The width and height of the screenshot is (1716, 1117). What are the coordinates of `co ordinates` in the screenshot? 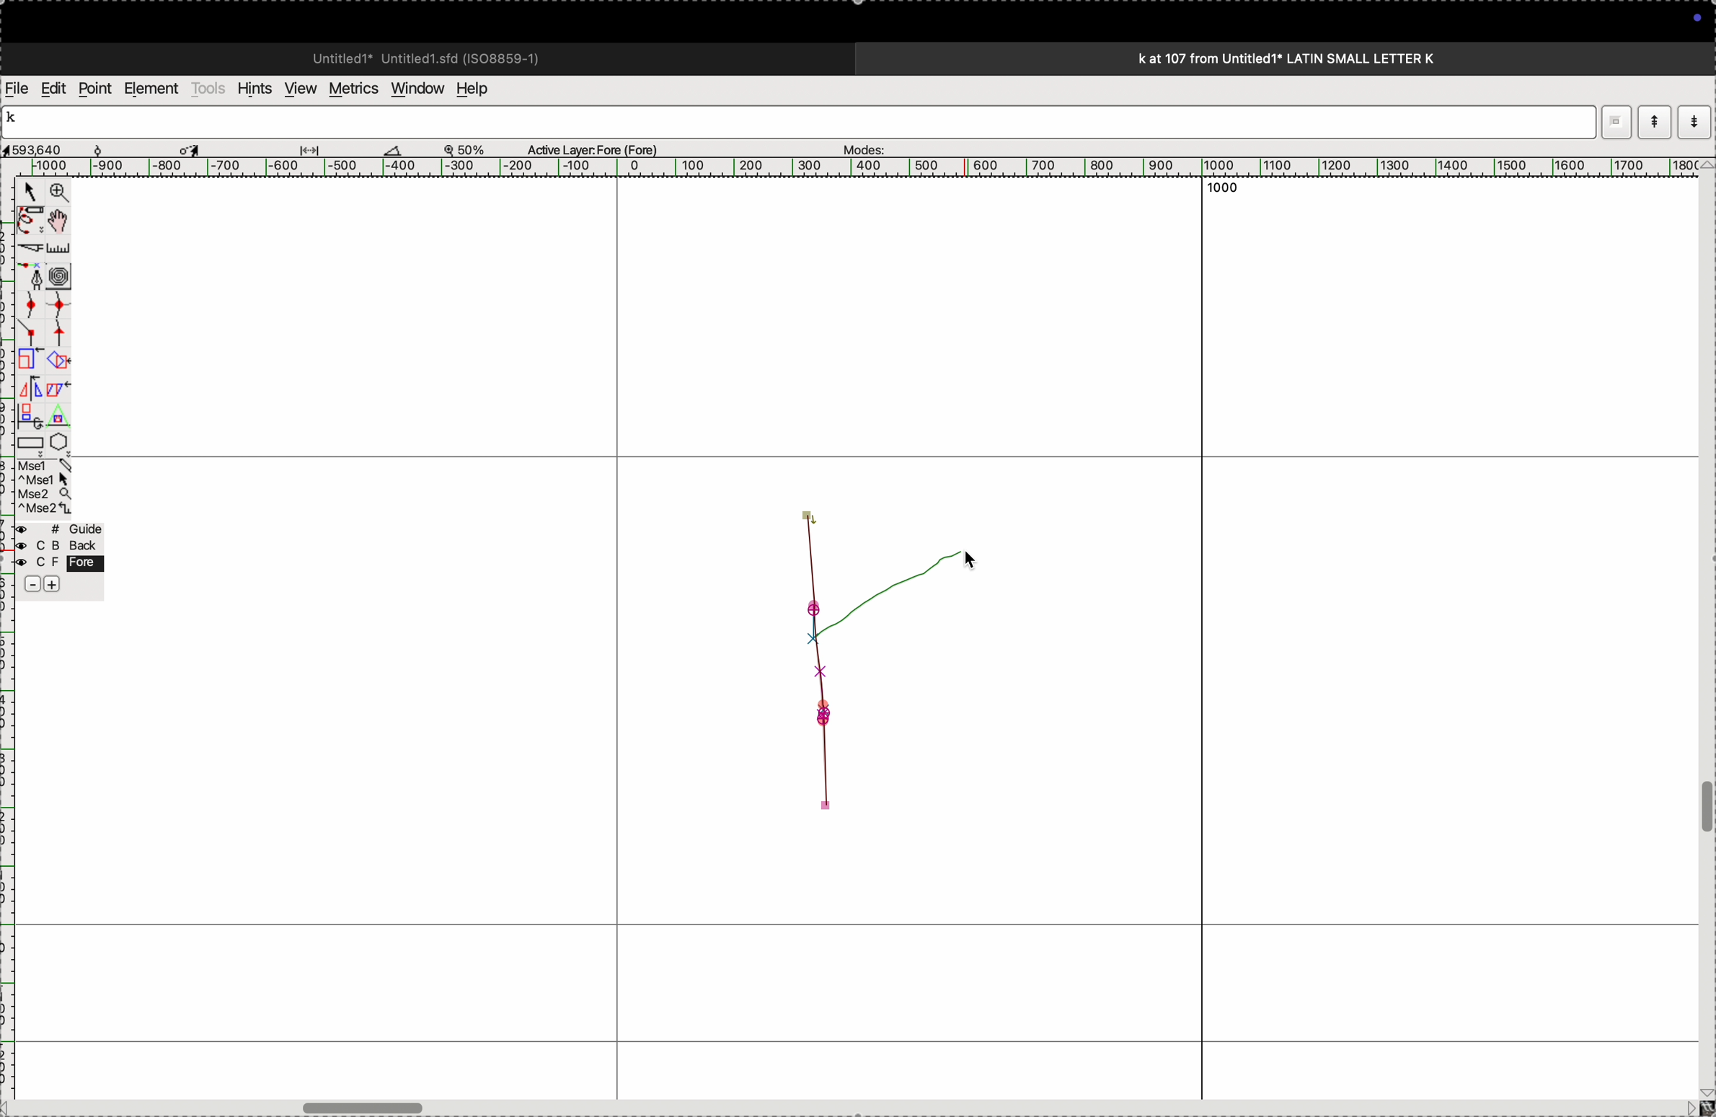 It's located at (50, 146).